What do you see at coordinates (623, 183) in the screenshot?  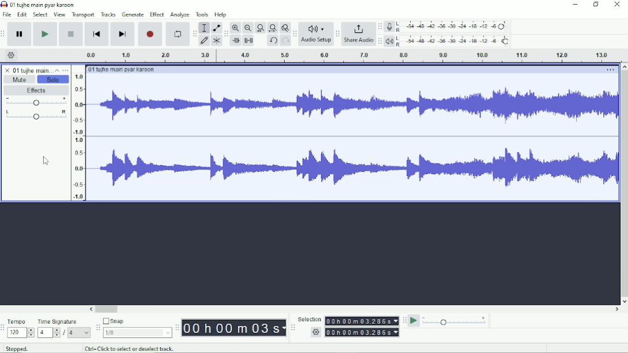 I see `Vertical scrollbar` at bounding box center [623, 183].